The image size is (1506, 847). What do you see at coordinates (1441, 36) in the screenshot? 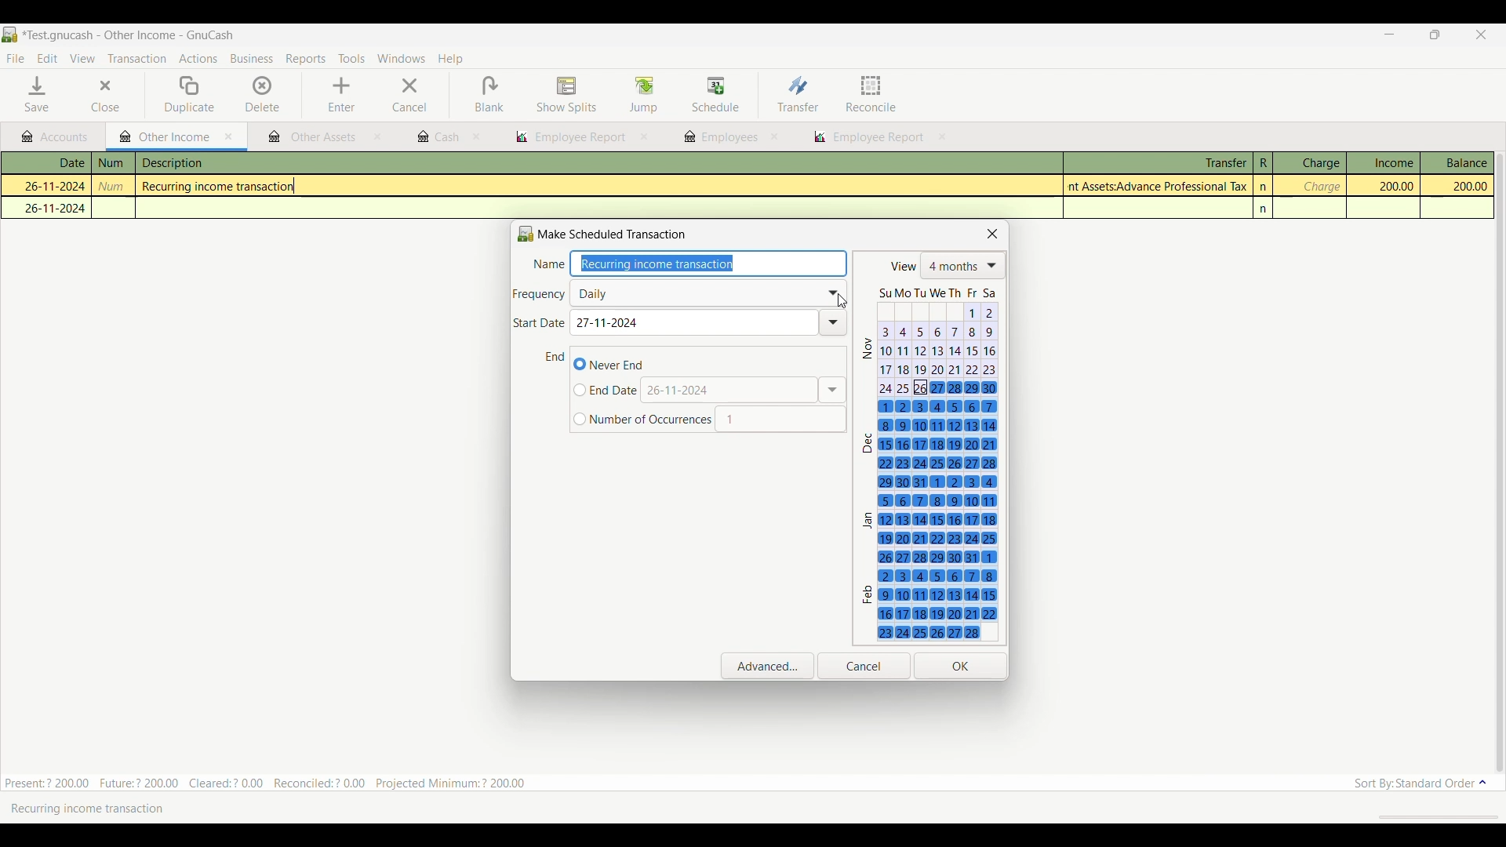
I see `Show interface in a smaller tab` at bounding box center [1441, 36].